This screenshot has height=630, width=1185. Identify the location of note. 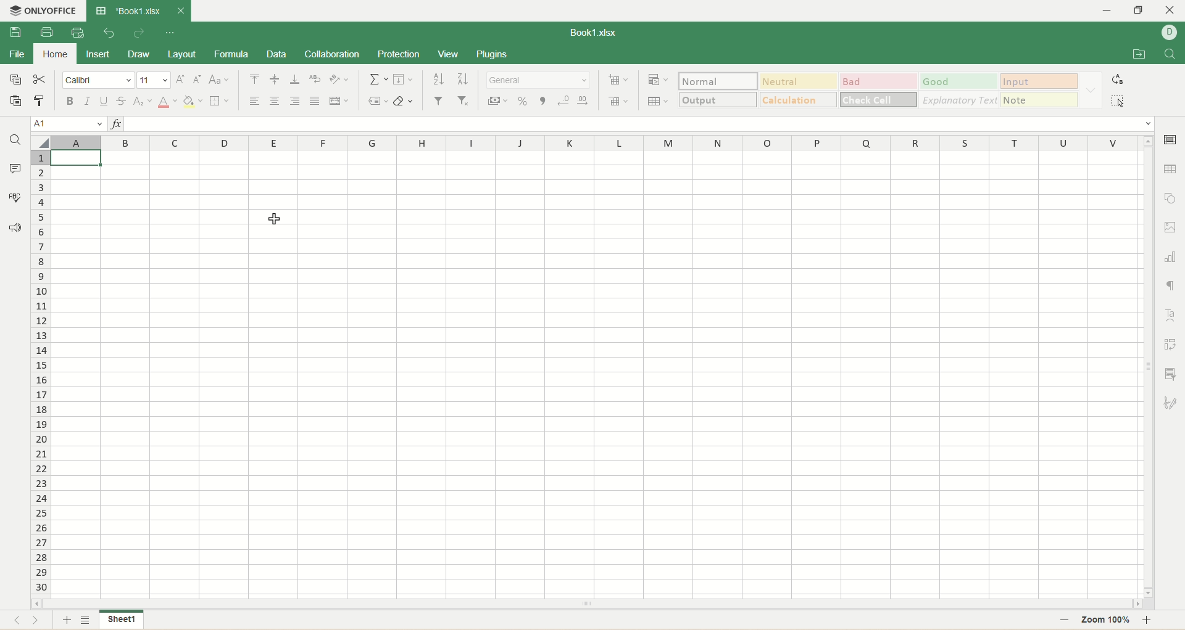
(1039, 100).